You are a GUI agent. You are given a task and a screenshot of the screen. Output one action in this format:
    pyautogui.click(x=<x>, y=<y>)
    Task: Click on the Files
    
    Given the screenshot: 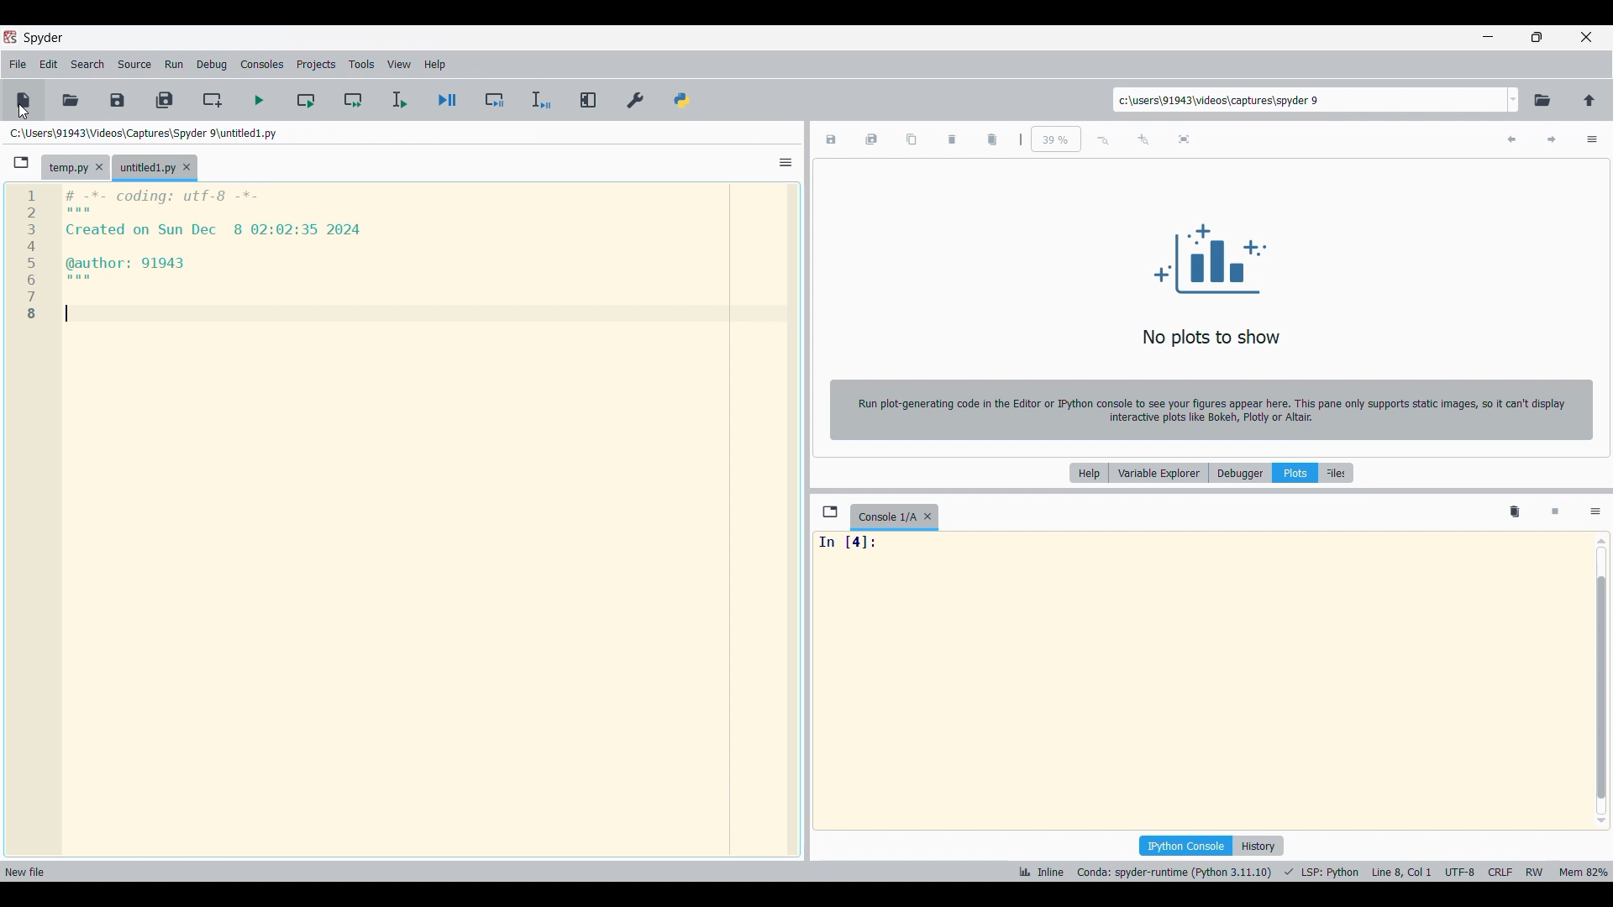 What is the action you would take?
    pyautogui.click(x=1339, y=473)
    